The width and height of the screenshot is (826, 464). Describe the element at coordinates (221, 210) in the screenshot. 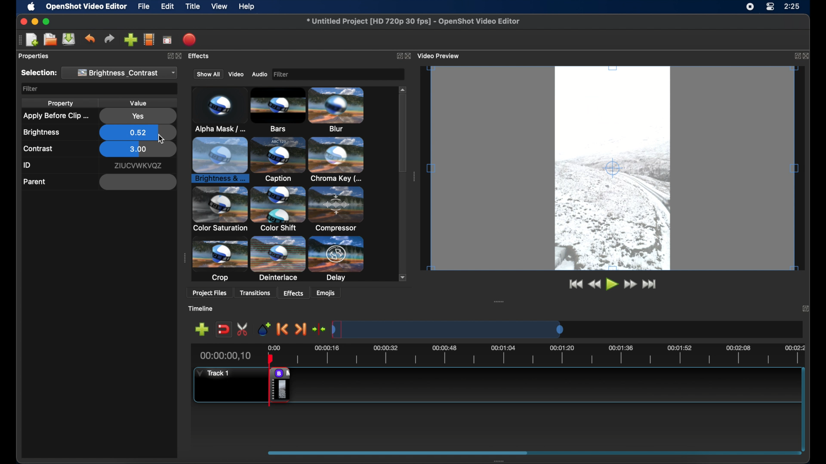

I see `crop` at that location.